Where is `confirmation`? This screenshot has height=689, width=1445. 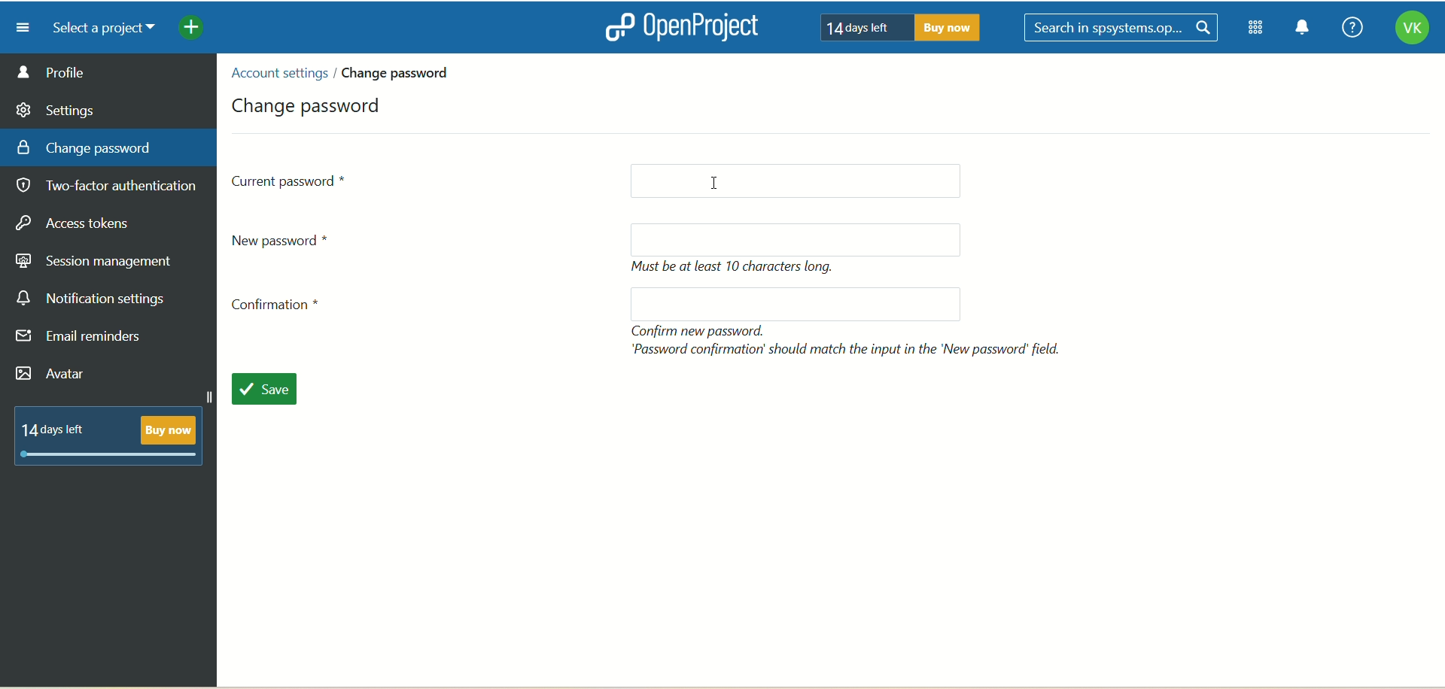 confirmation is located at coordinates (281, 308).